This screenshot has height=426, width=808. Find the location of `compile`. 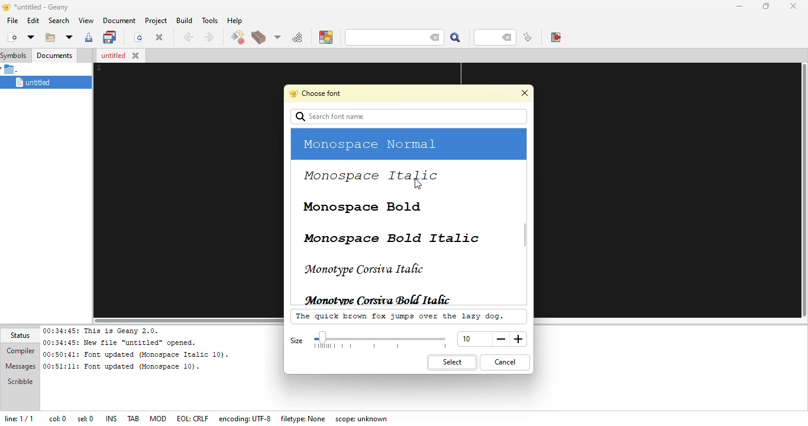

compile is located at coordinates (237, 38).